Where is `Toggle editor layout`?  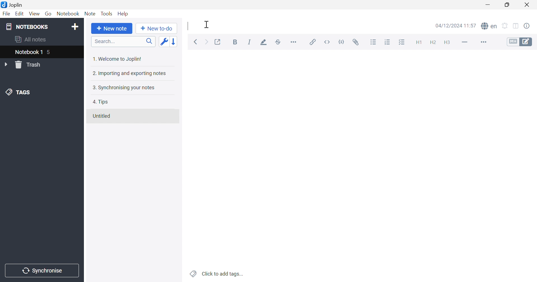 Toggle editor layout is located at coordinates (516, 26).